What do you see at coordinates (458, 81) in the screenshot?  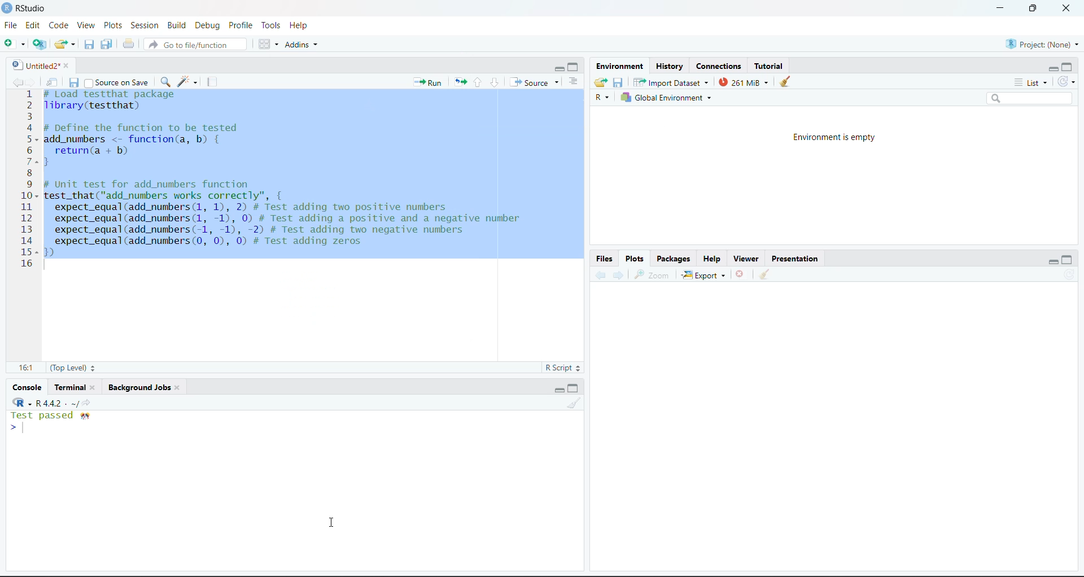 I see `Re-run the previous code` at bounding box center [458, 81].